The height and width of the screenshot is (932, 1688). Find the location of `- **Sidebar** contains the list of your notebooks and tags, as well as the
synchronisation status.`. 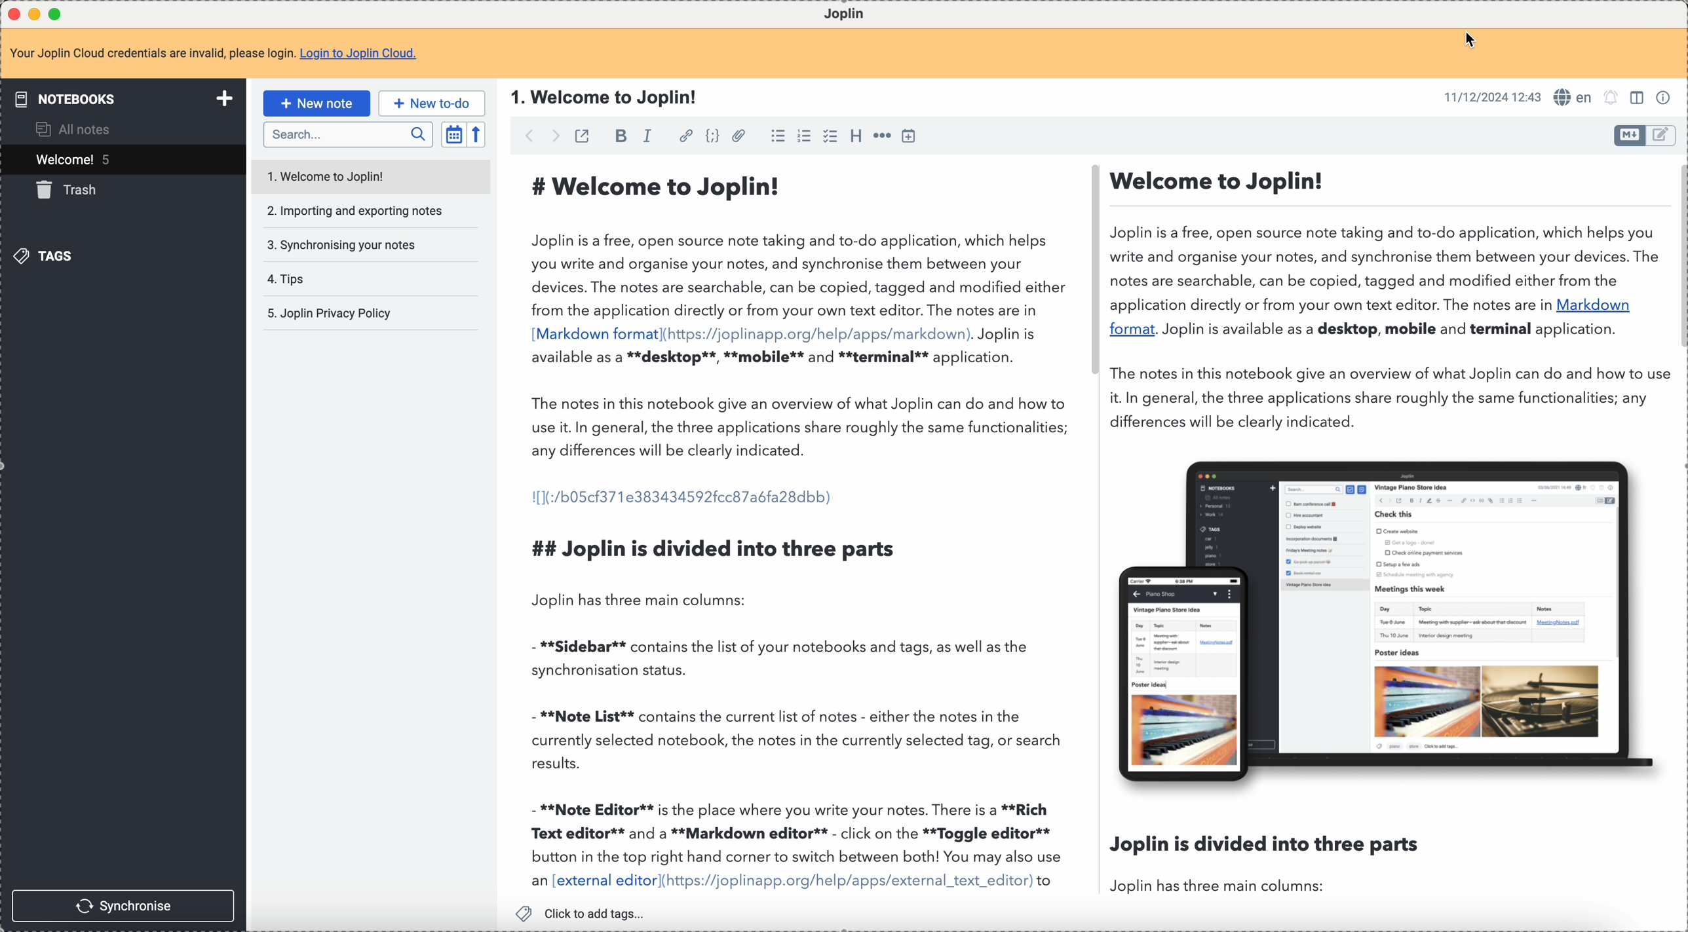

- **Sidebar** contains the list of your notebooks and tags, as well as the
synchronisation status. is located at coordinates (782, 658).